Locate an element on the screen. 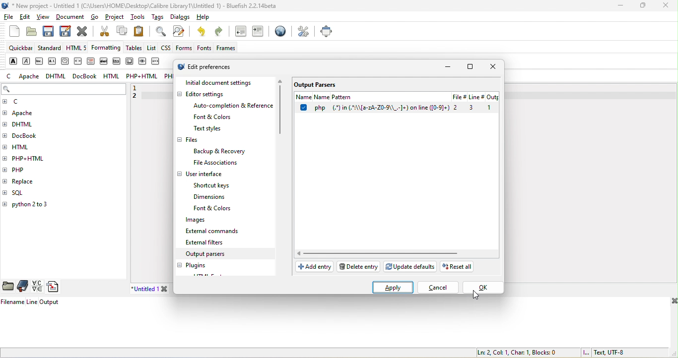  output is located at coordinates (493, 97).